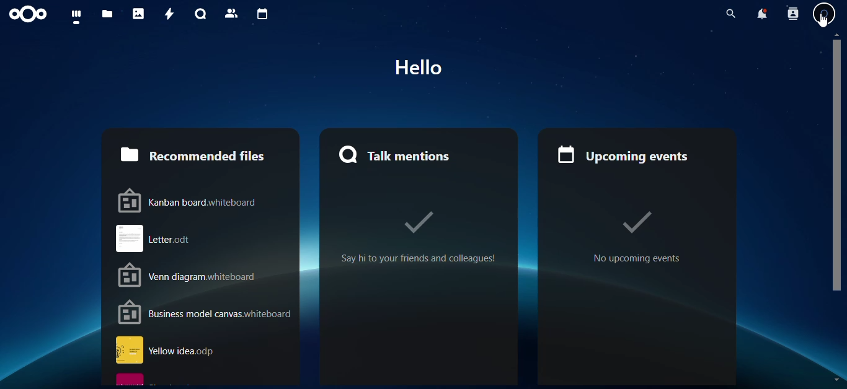 Image resolution: width=847 pixels, height=389 pixels. Describe the element at coordinates (206, 200) in the screenshot. I see `Kanban board.whiteboard` at that location.